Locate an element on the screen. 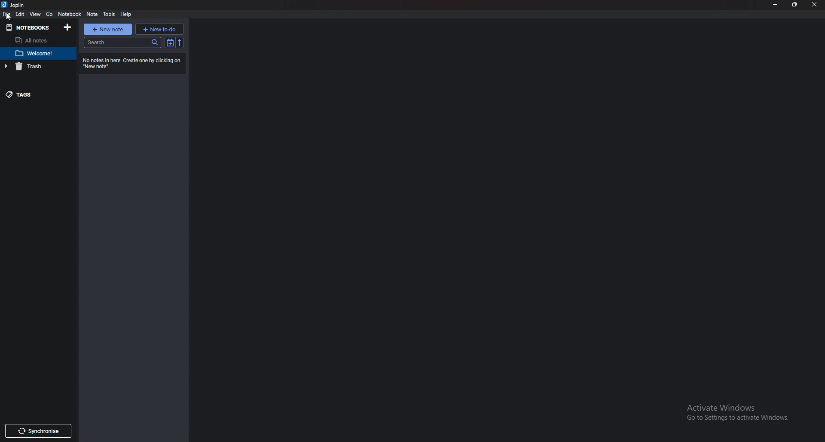 The image size is (825, 442). Tools is located at coordinates (110, 14).